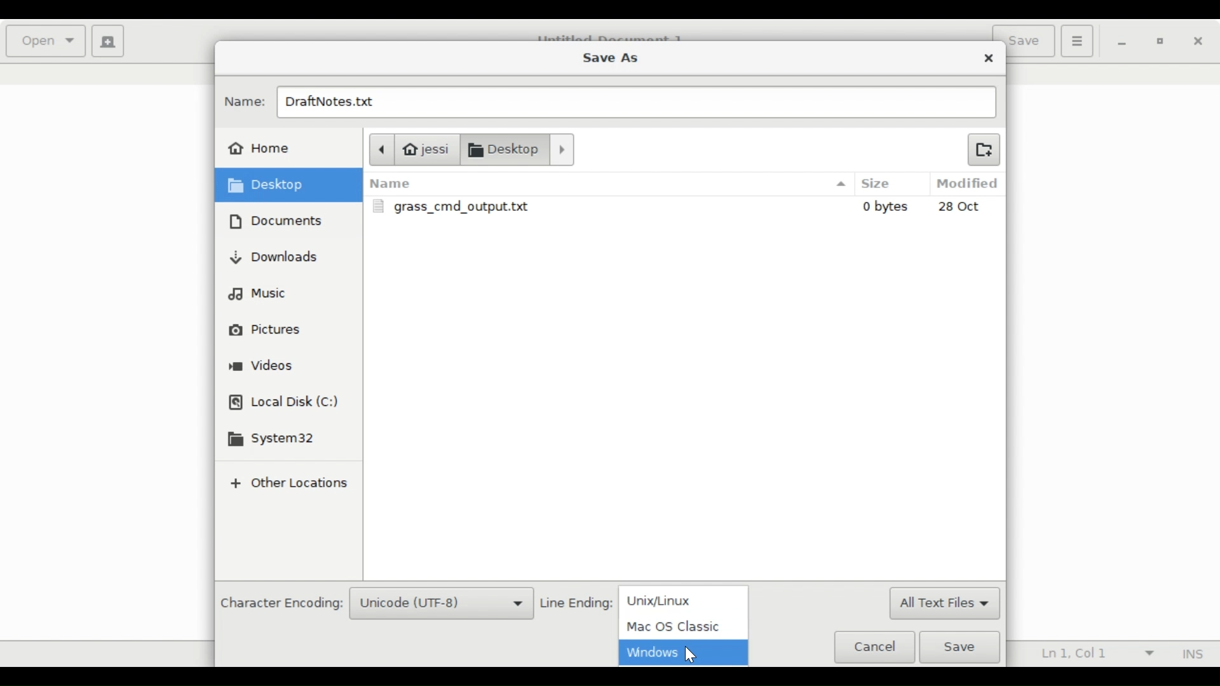 The width and height of the screenshot is (1220, 686). What do you see at coordinates (258, 293) in the screenshot?
I see `Music` at bounding box center [258, 293].